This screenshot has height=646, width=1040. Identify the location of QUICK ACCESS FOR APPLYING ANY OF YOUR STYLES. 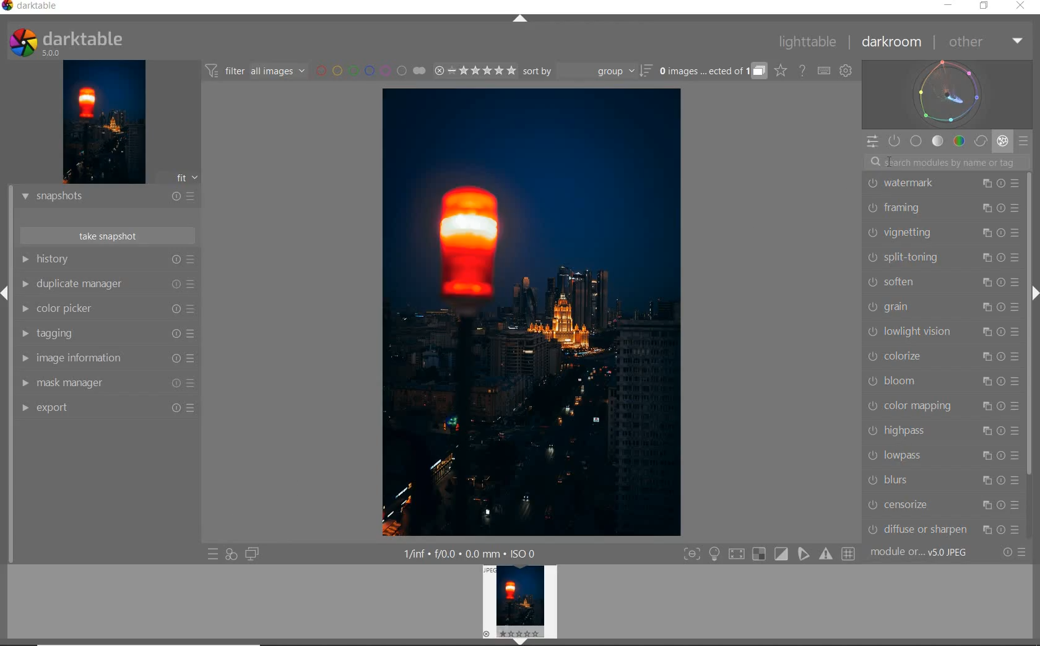
(230, 554).